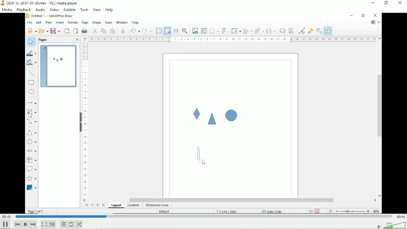 Image resolution: width=407 pixels, height=229 pixels. I want to click on Pause, so click(5, 225).